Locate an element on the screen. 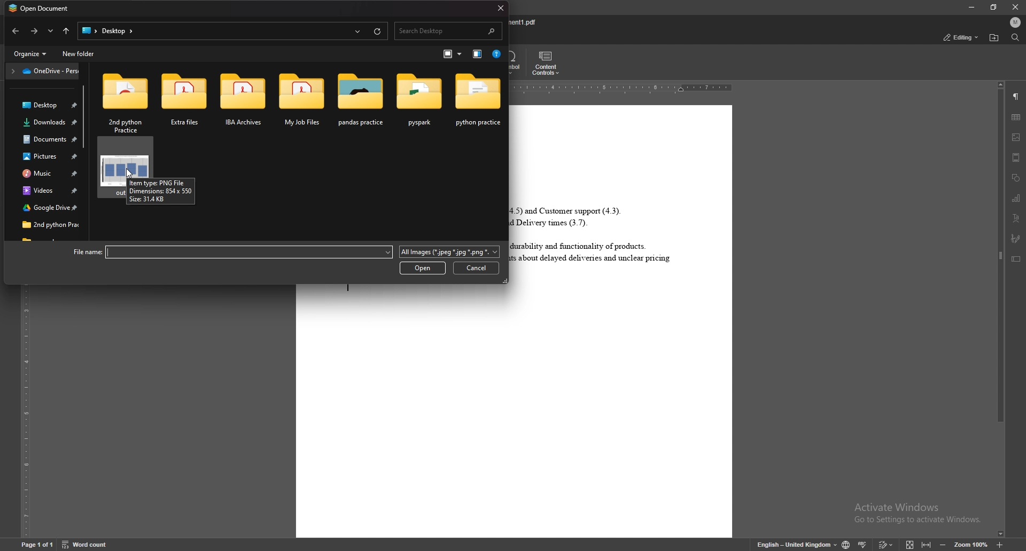 The height and width of the screenshot is (551, 1026). signature field is located at coordinates (1015, 238).